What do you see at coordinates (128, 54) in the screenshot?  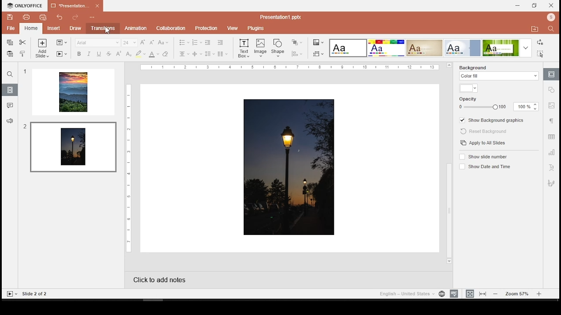 I see `subscript` at bounding box center [128, 54].